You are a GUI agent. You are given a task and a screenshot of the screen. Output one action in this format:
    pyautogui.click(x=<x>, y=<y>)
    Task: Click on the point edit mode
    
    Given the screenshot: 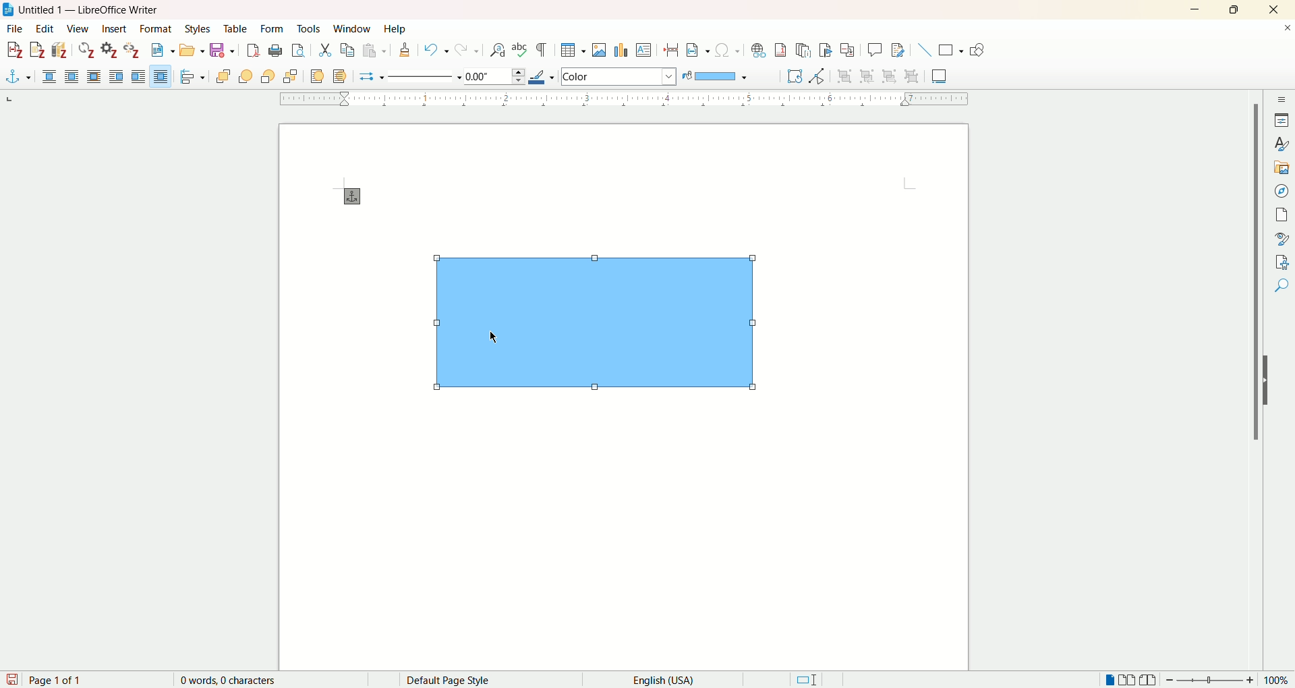 What is the action you would take?
    pyautogui.click(x=816, y=76)
    